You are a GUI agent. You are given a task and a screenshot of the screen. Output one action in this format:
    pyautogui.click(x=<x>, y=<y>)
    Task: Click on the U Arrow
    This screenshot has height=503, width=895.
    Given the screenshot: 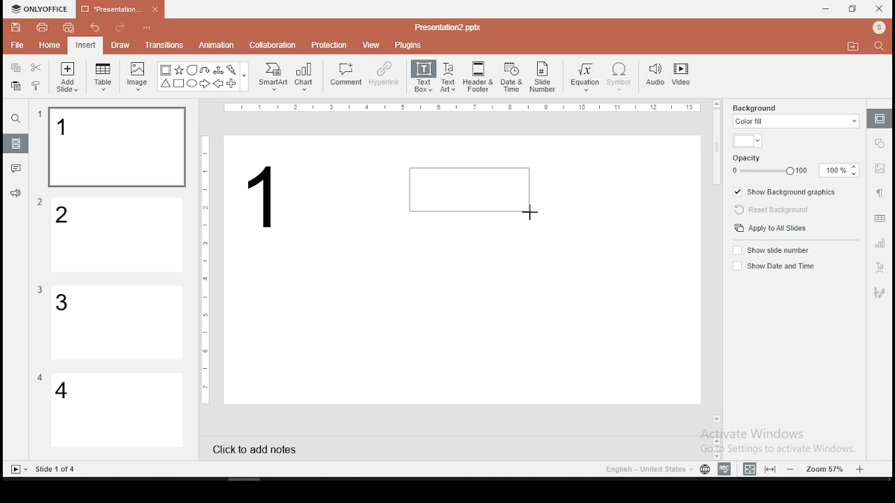 What is the action you would take?
    pyautogui.click(x=206, y=70)
    